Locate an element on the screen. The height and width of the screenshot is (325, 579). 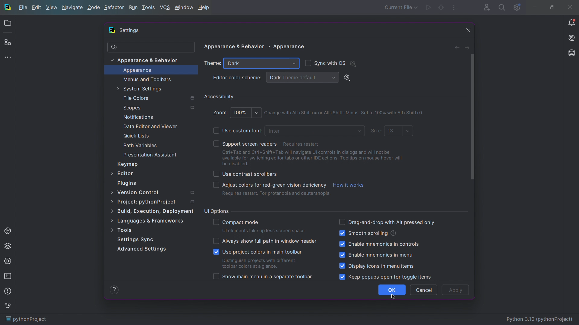
Menu and Toolbars is located at coordinates (146, 79).